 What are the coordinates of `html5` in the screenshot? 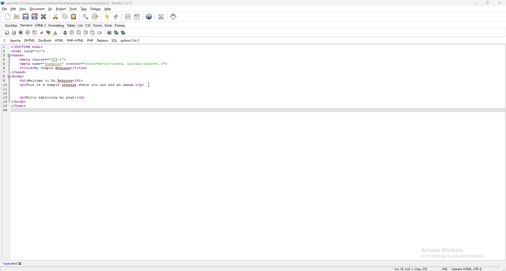 It's located at (41, 25).